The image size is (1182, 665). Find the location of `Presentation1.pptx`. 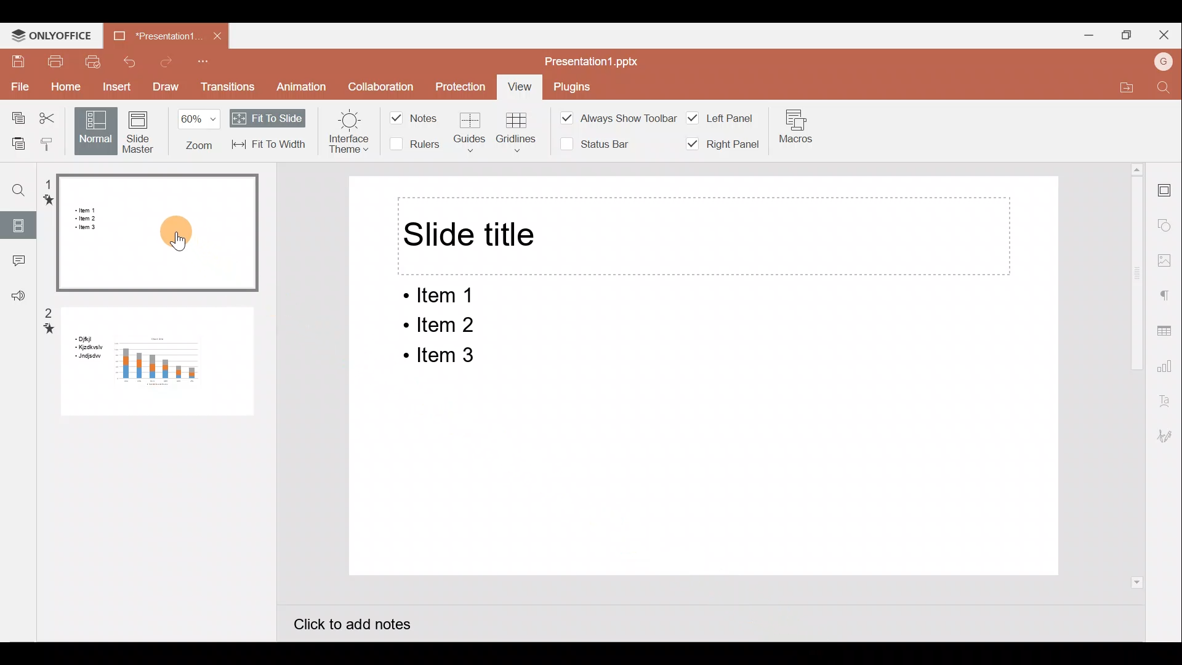

Presentation1.pptx is located at coordinates (593, 60).